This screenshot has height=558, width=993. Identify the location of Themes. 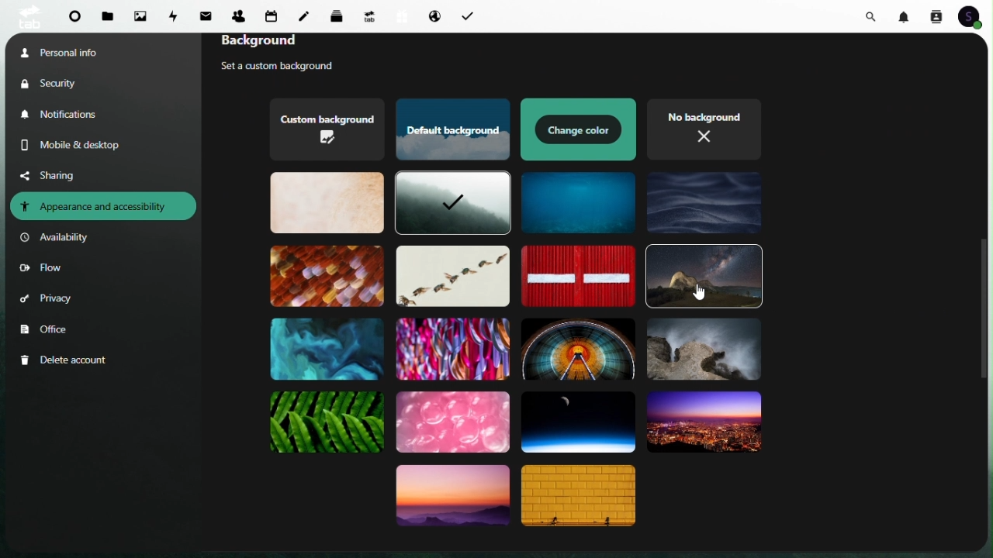
(452, 205).